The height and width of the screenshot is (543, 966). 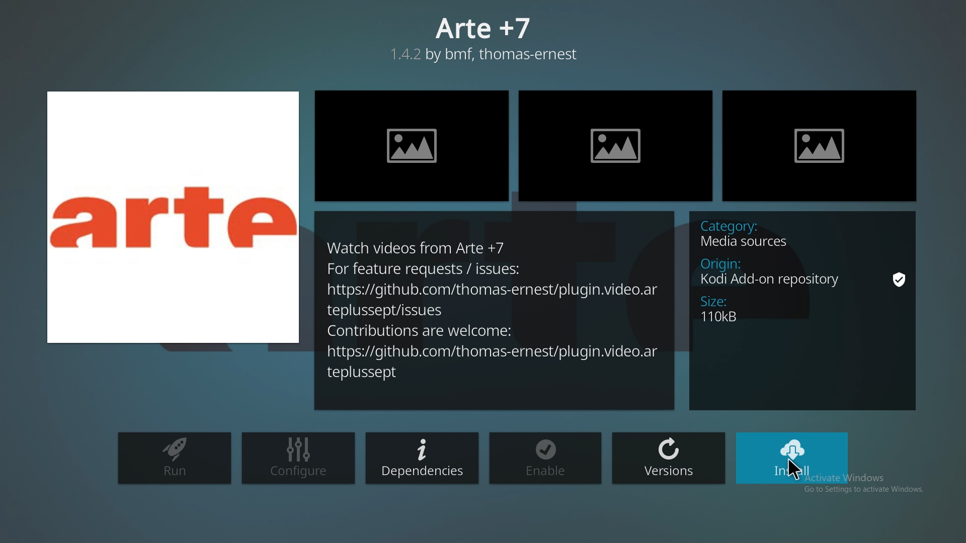 What do you see at coordinates (423, 458) in the screenshot?
I see `dependencies` at bounding box center [423, 458].